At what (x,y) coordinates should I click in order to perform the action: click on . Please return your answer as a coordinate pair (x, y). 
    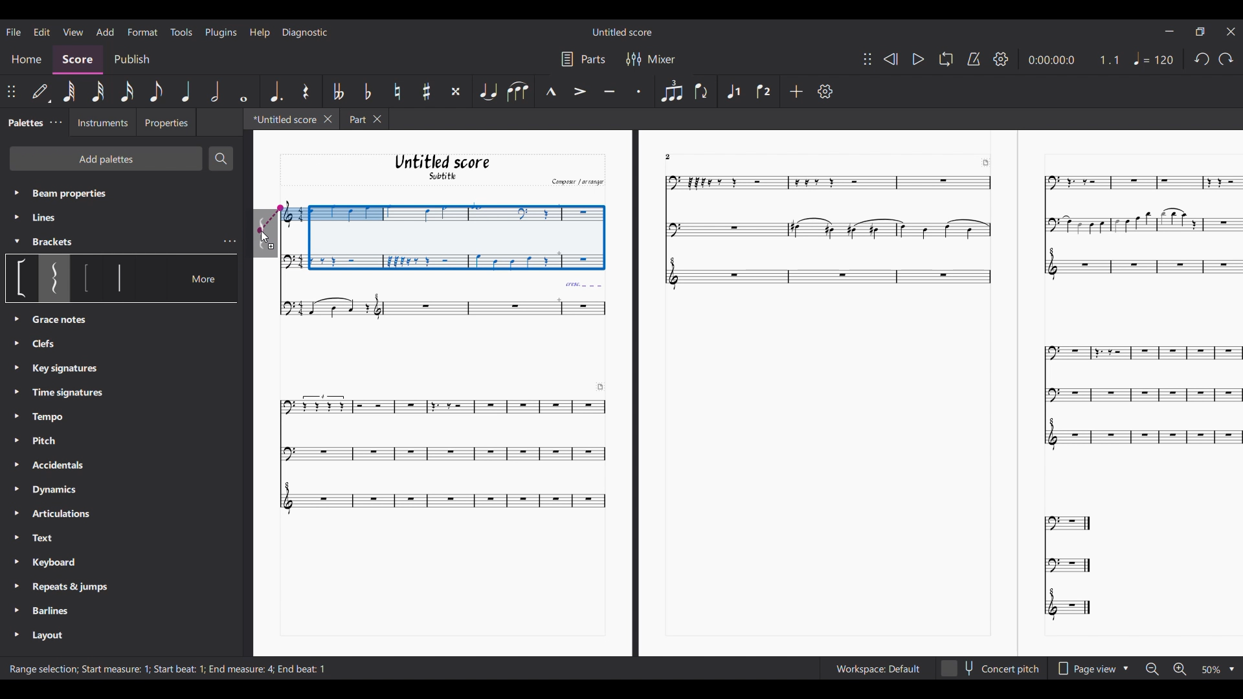
    Looking at the image, I should click on (1142, 181).